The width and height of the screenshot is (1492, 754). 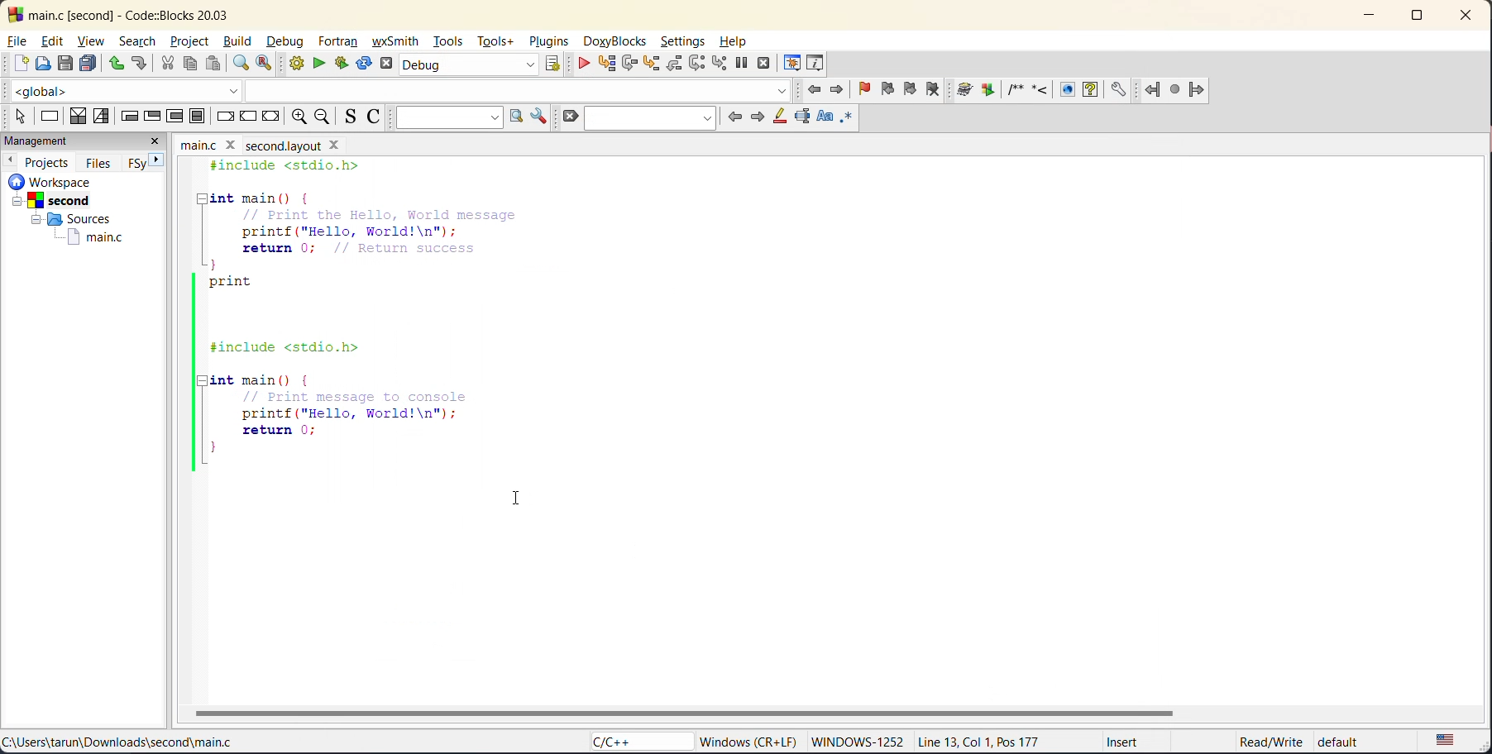 What do you see at coordinates (128, 115) in the screenshot?
I see `entry condition loop` at bounding box center [128, 115].